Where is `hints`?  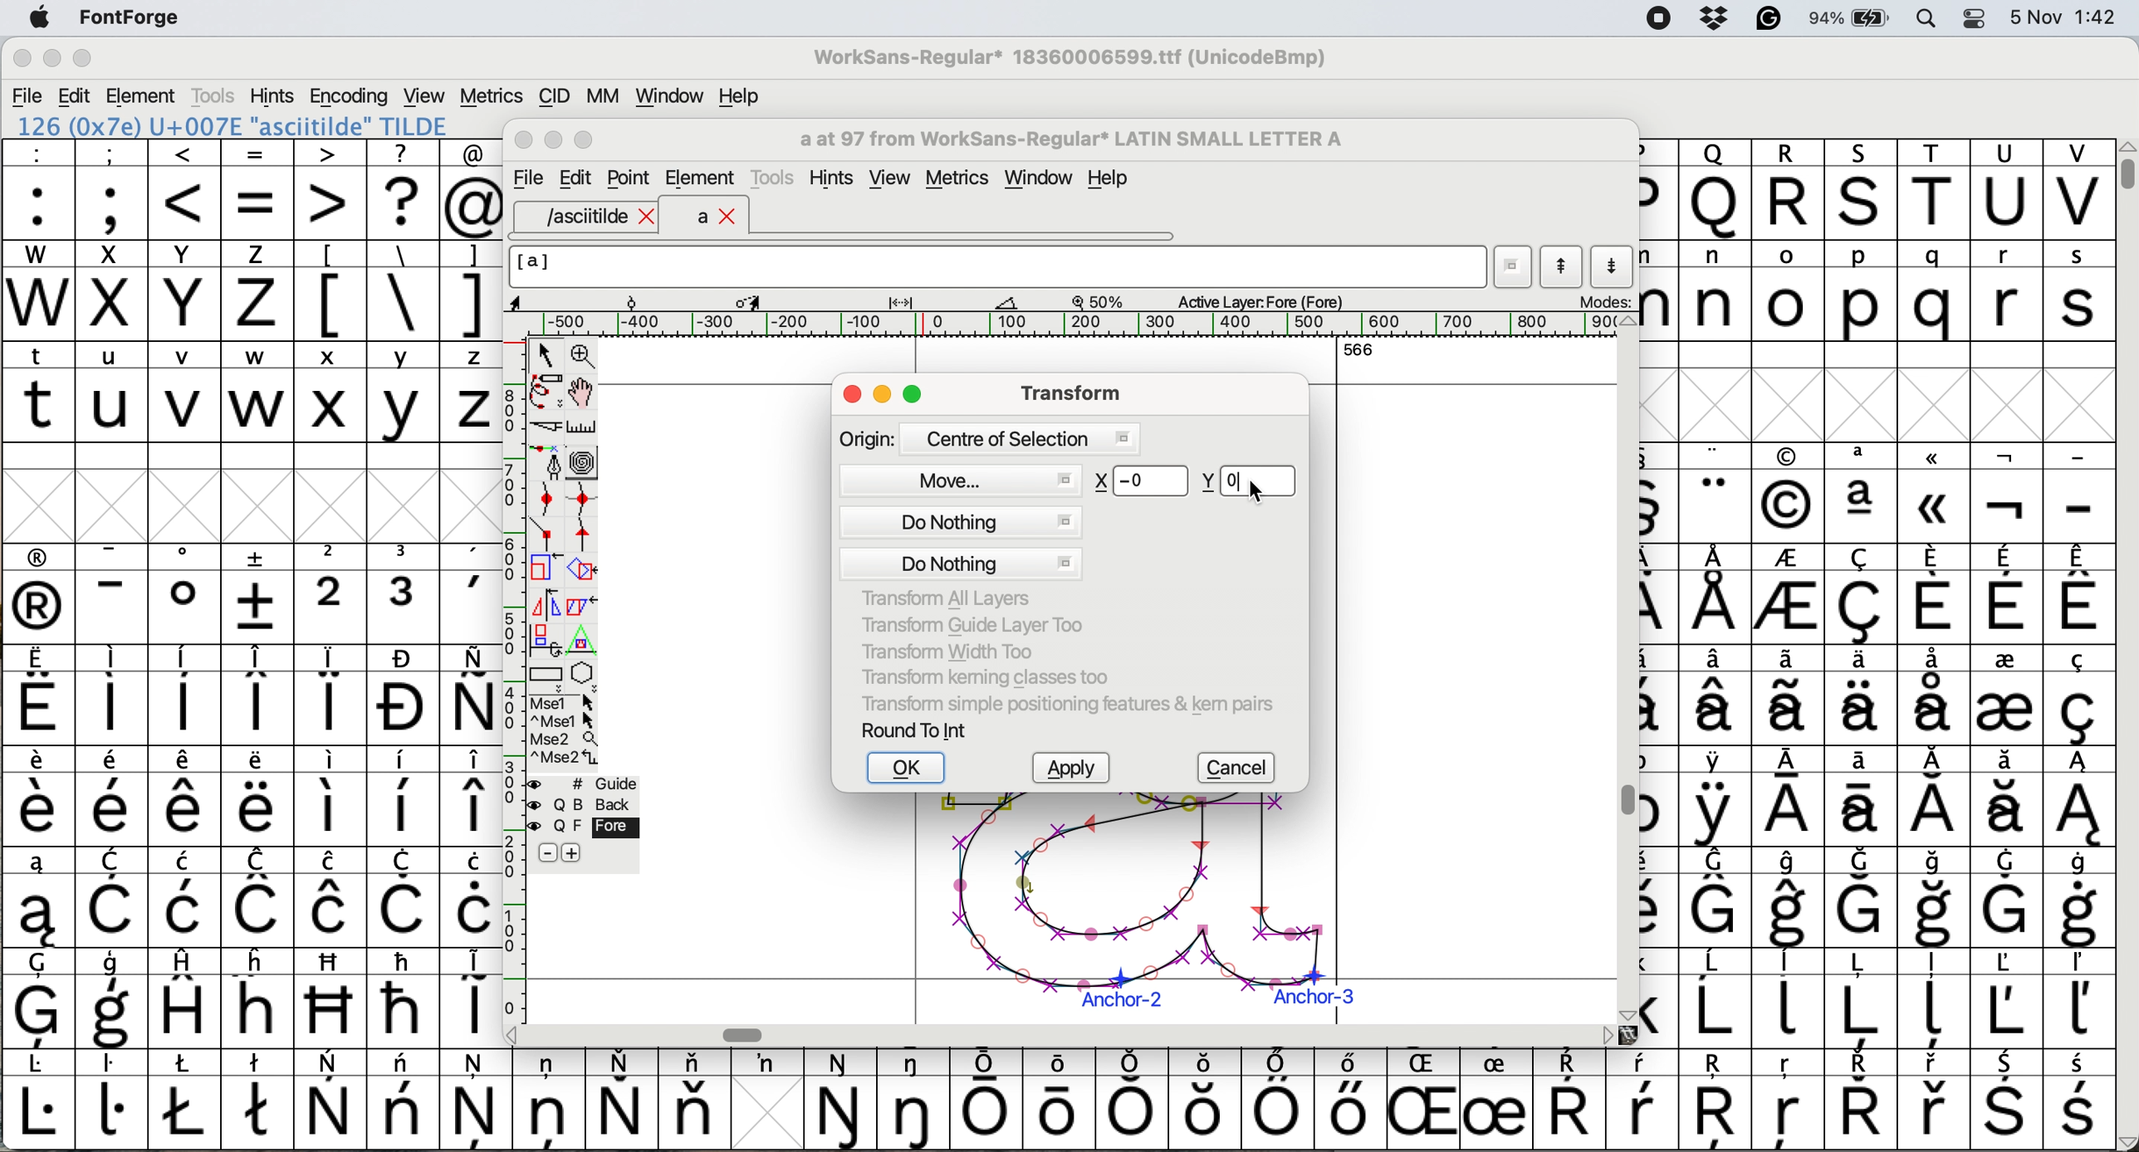
hints is located at coordinates (273, 95).